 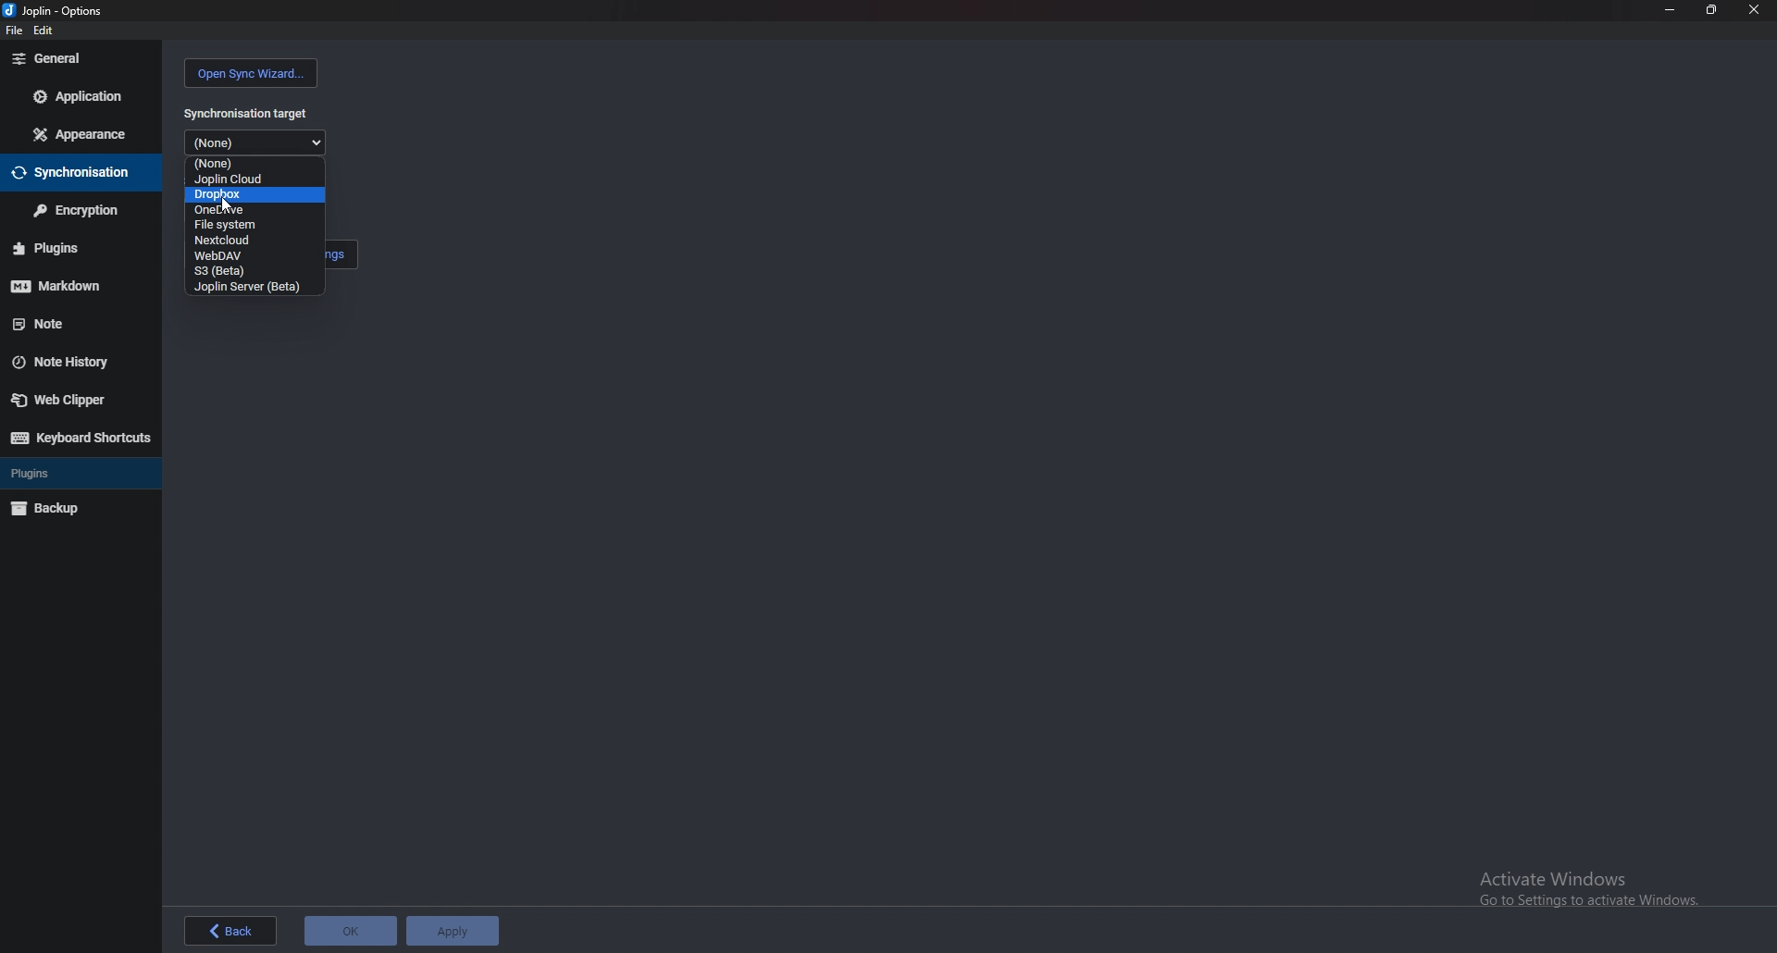 What do you see at coordinates (248, 113) in the screenshot?
I see `synchronization target` at bounding box center [248, 113].